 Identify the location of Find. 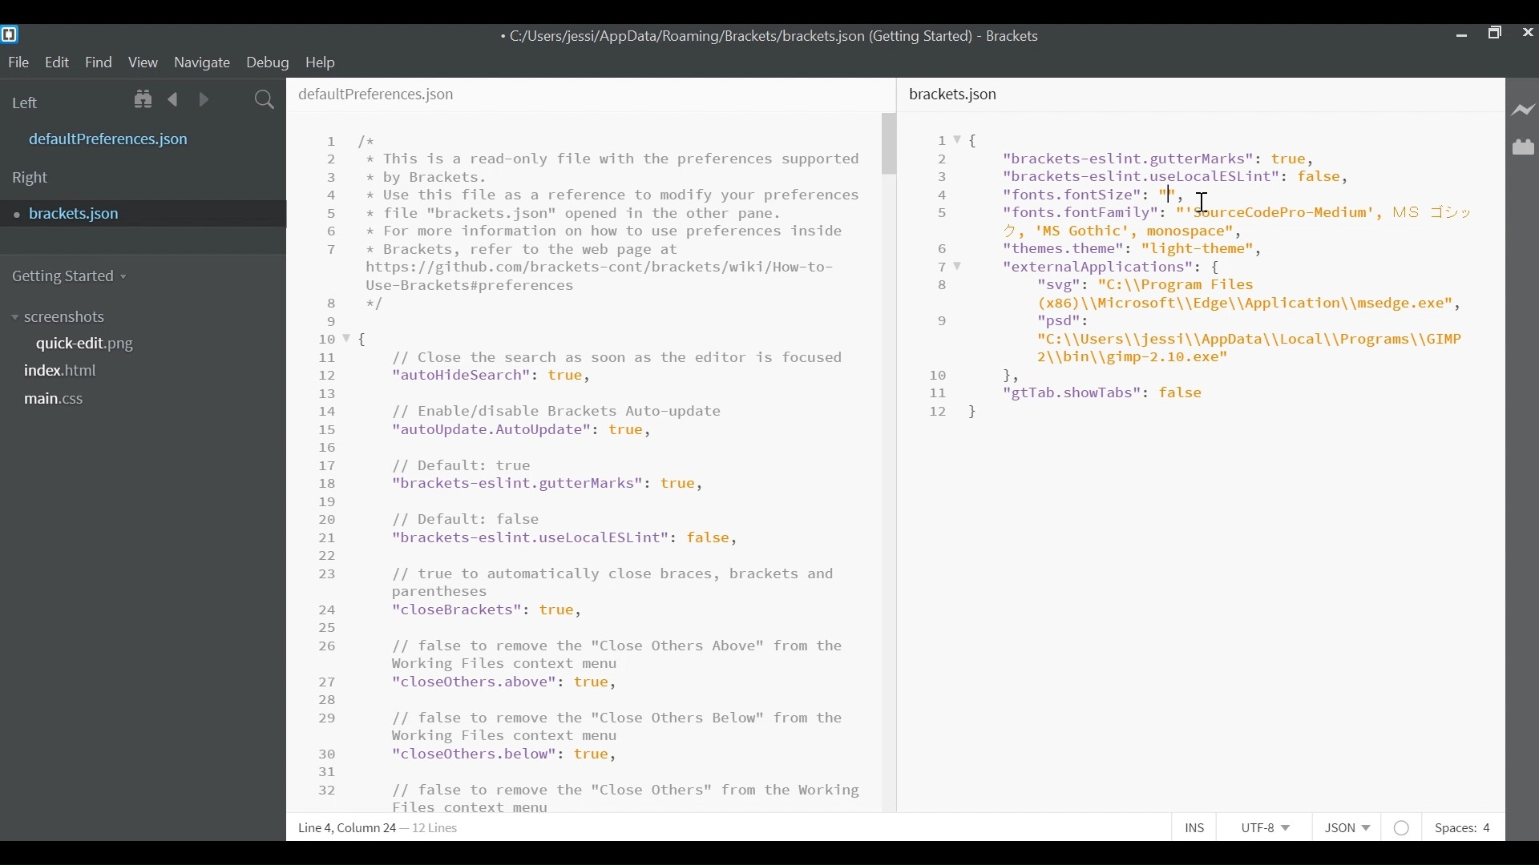
(99, 63).